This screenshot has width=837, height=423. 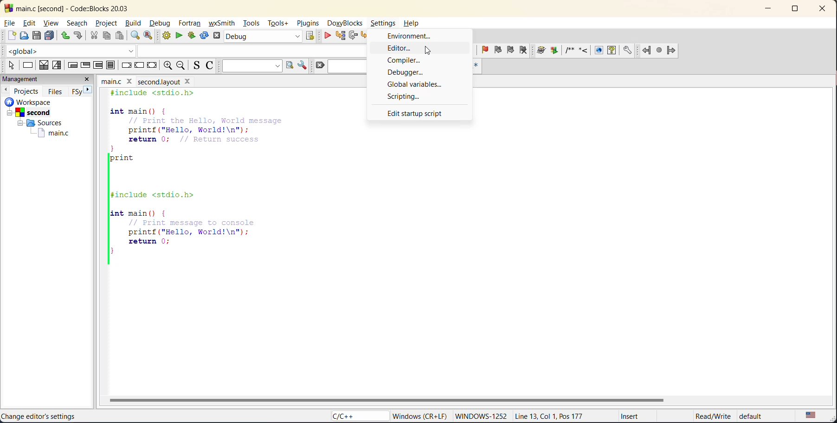 I want to click on save everything, so click(x=51, y=35).